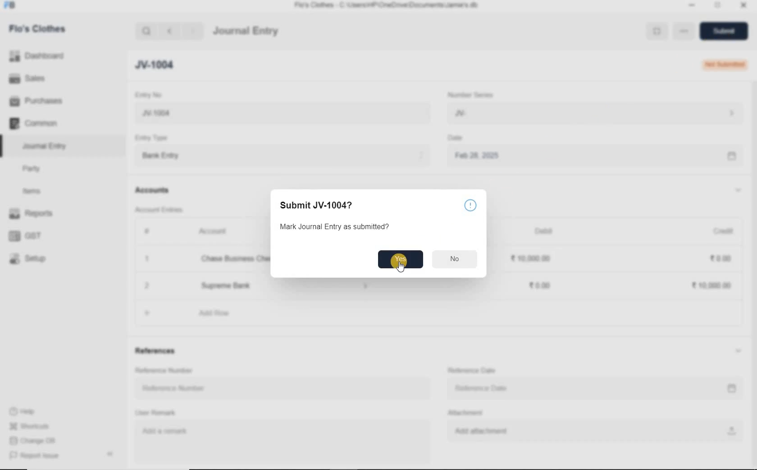  I want to click on Mark Journal Entry as submitted?, so click(337, 226).